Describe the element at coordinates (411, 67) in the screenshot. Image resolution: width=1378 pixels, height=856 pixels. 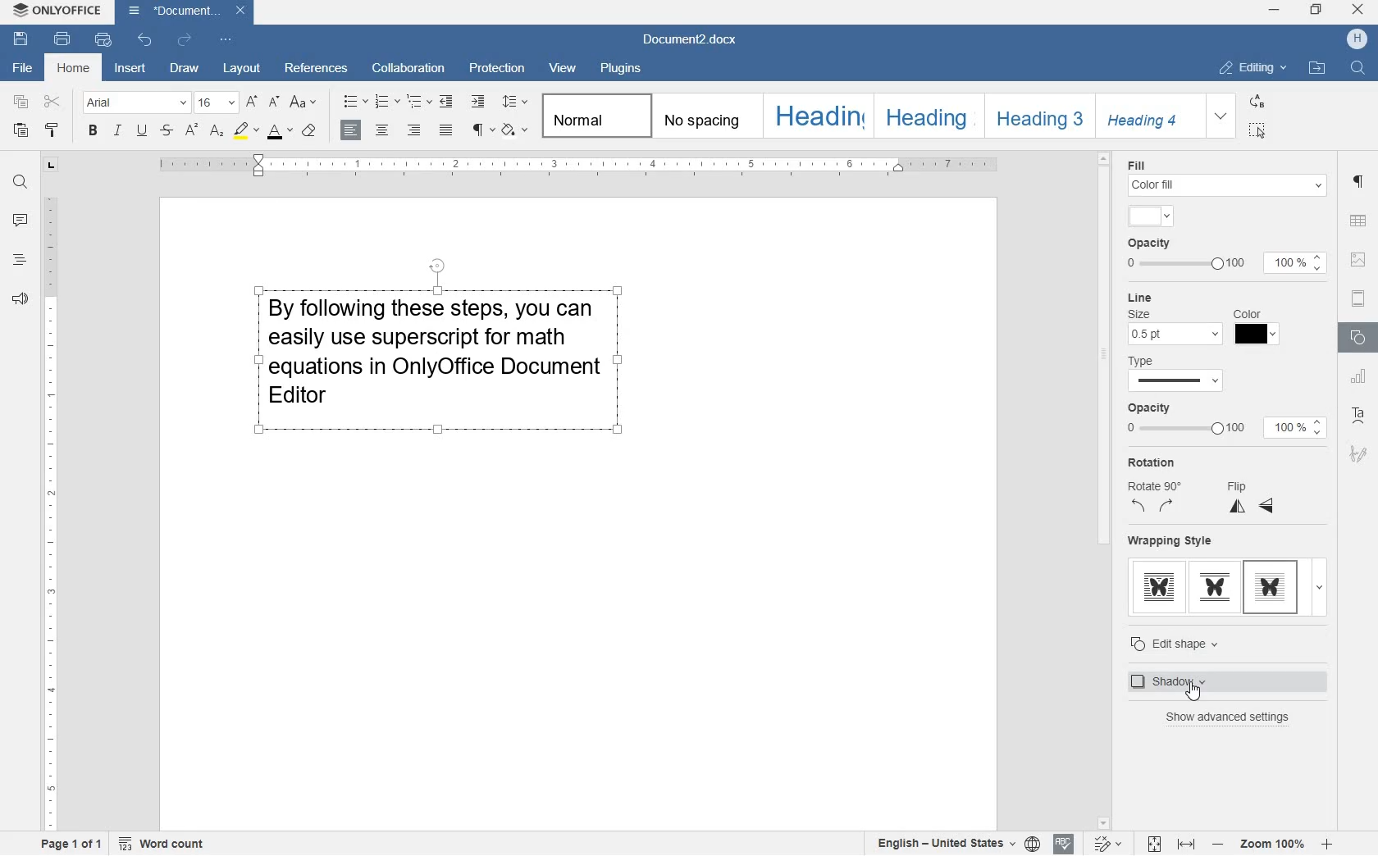
I see `collaboration` at that location.